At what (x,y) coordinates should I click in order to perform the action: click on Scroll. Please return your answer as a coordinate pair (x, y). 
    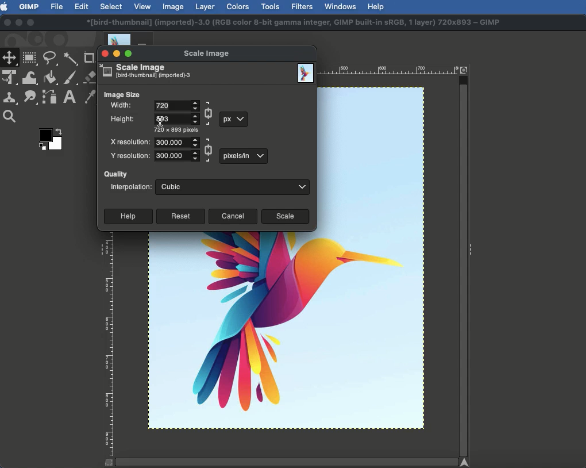
    Looking at the image, I should click on (464, 264).